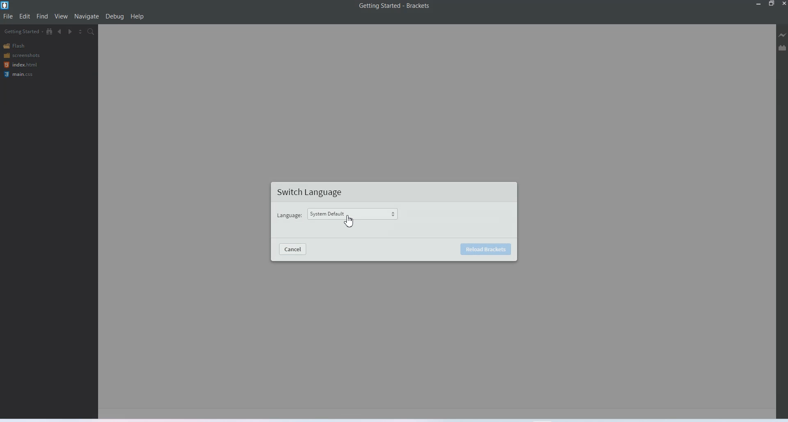 The width and height of the screenshot is (788, 422). Describe the element at coordinates (70, 32) in the screenshot. I see `Navigate forward` at that location.